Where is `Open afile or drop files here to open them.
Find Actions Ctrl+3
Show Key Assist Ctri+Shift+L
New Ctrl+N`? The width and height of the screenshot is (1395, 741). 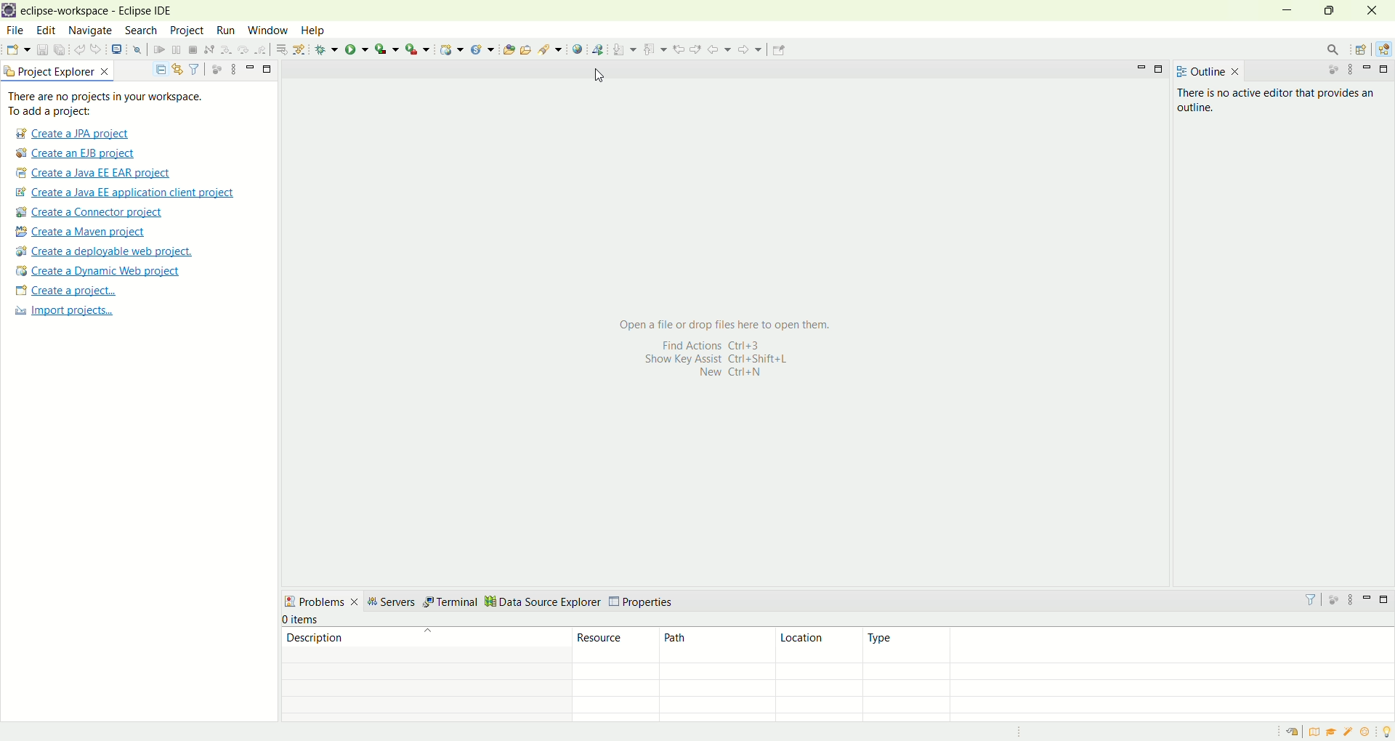
Open afile or drop files here to open them.
Find Actions Ctrl+3
Show Key Assist Ctri+Shift+L
New Ctrl+N is located at coordinates (720, 348).